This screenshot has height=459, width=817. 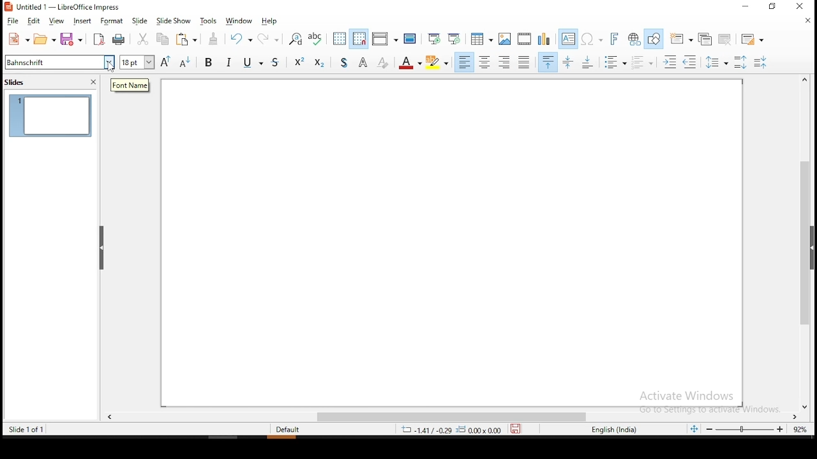 What do you see at coordinates (209, 62) in the screenshot?
I see `bold` at bounding box center [209, 62].